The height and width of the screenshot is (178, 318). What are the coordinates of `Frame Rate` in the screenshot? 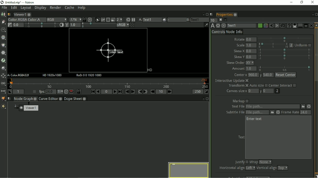 It's located at (290, 112).